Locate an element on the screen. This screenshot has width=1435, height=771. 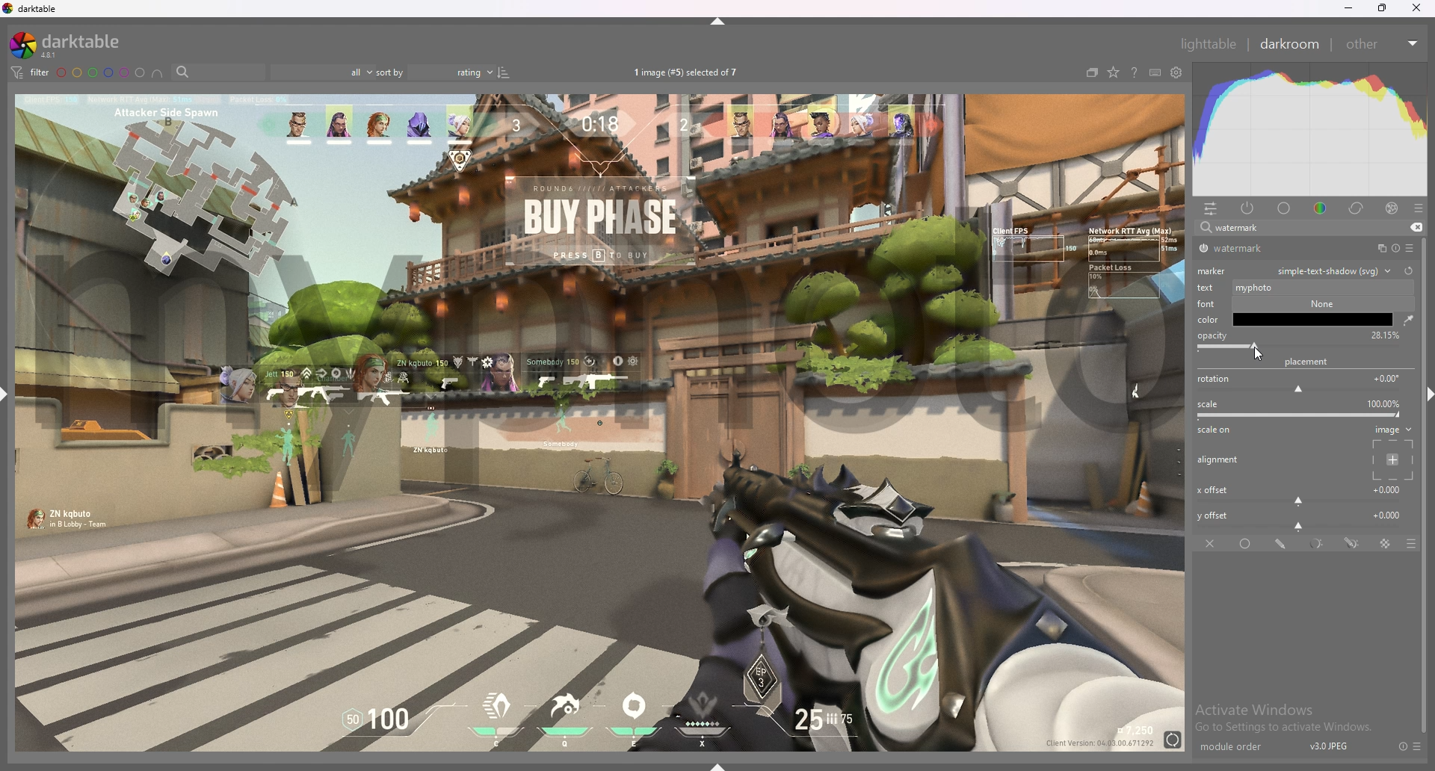
resize is located at coordinates (1383, 8).